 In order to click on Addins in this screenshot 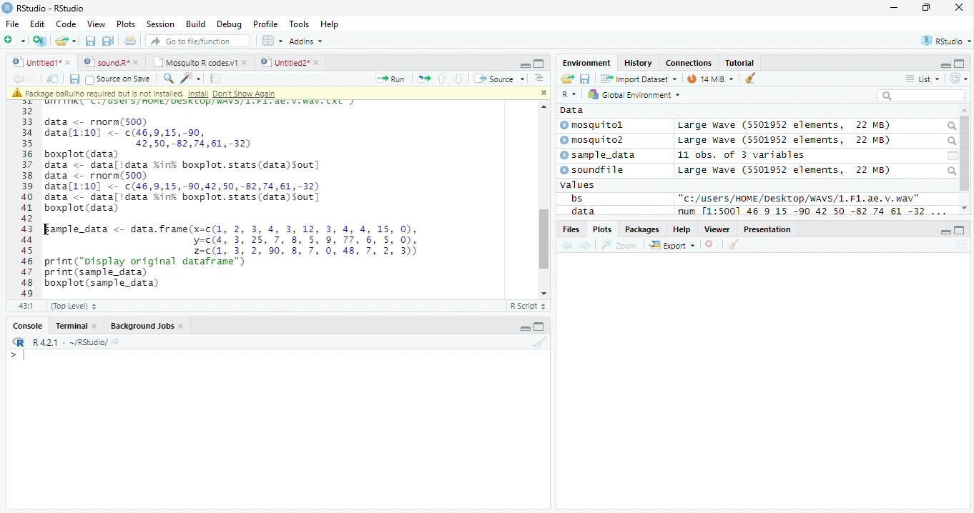, I will do `click(308, 41)`.